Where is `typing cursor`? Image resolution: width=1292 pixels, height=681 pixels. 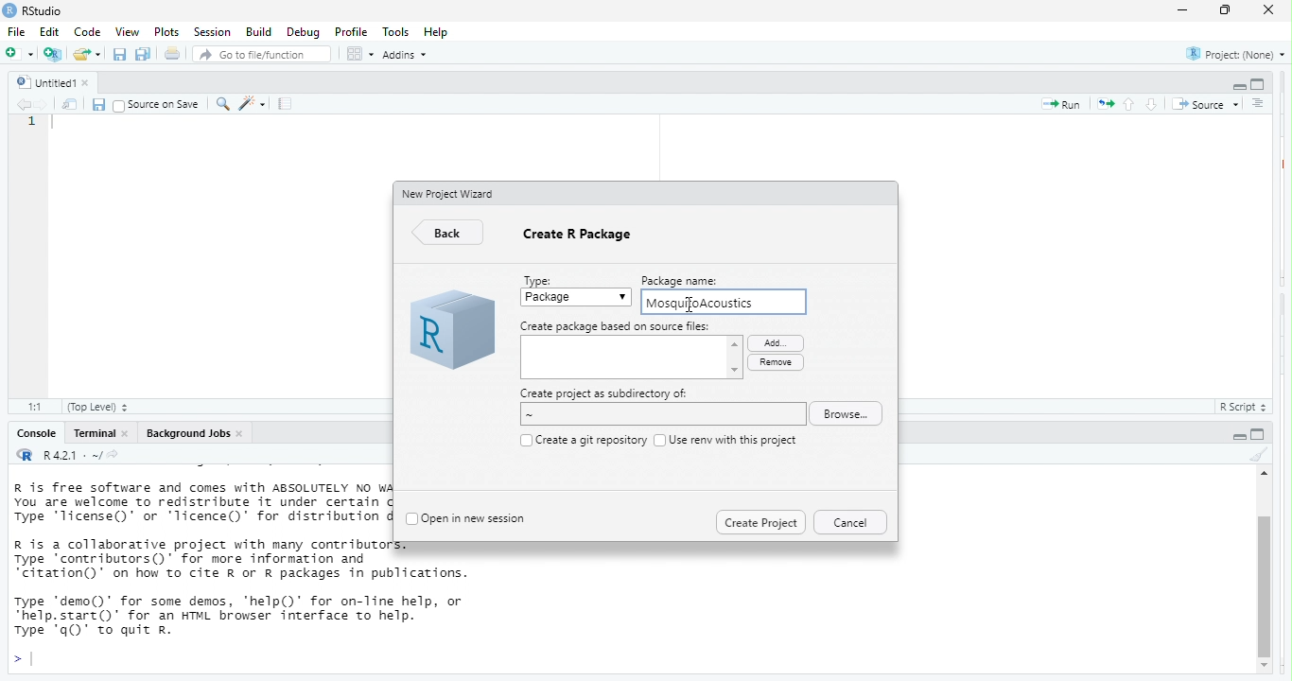
typing cursor is located at coordinates (25, 659).